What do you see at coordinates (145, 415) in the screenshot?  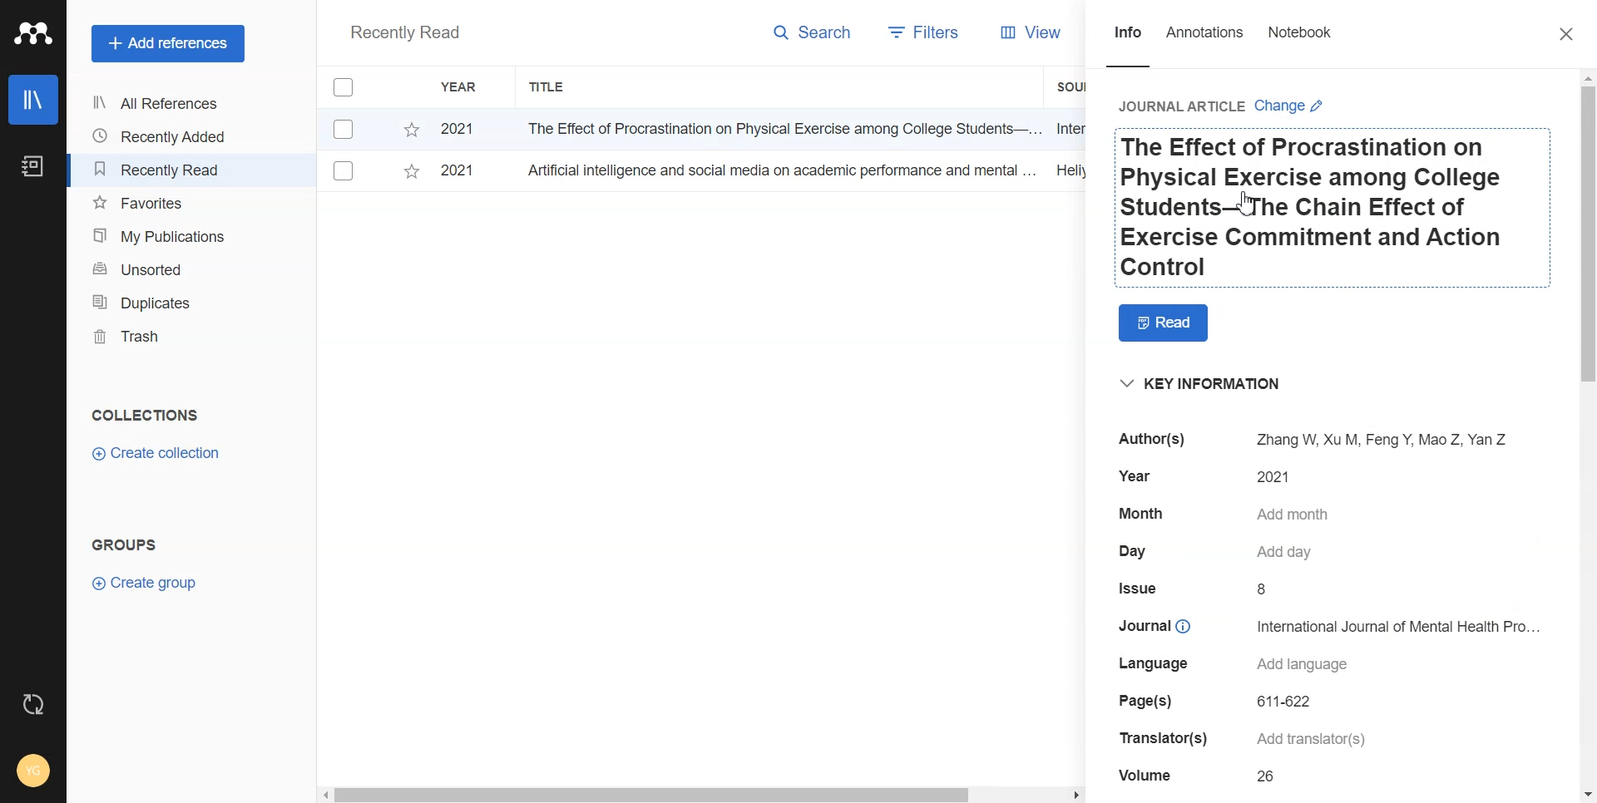 I see `Collections` at bounding box center [145, 415].